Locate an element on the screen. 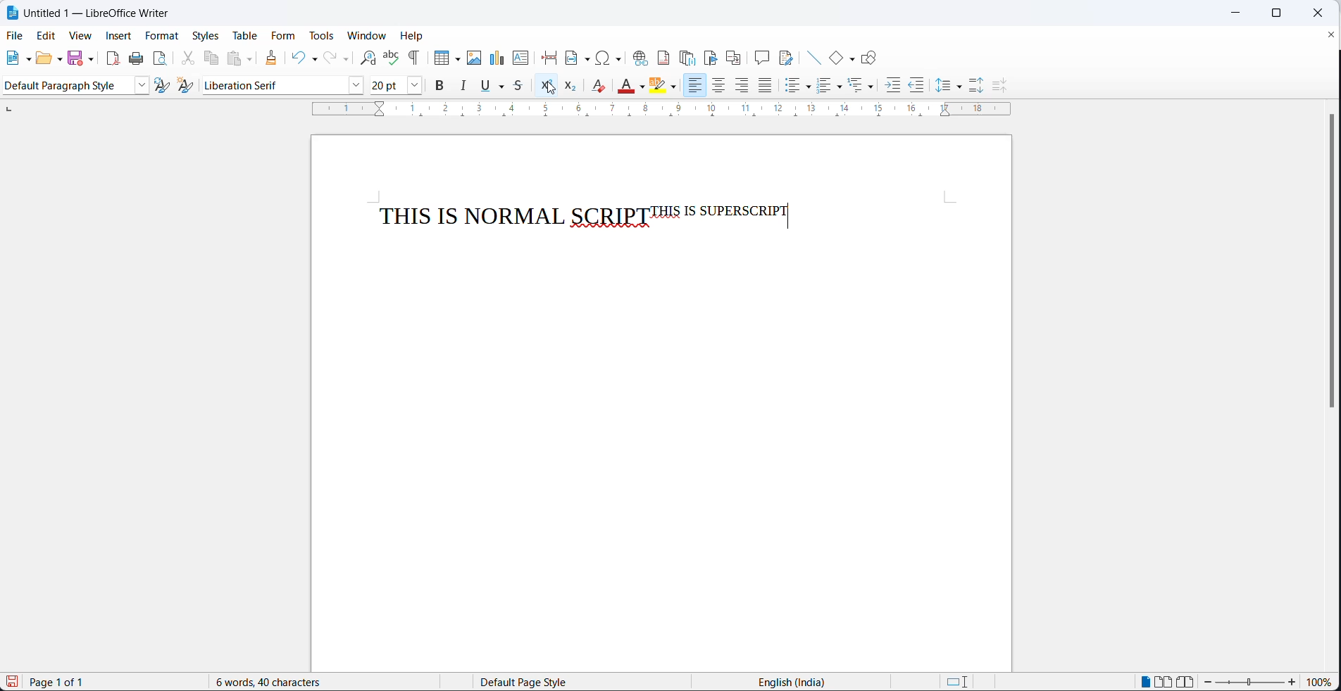 The height and width of the screenshot is (691, 1341). basic shapes is located at coordinates (830, 56).